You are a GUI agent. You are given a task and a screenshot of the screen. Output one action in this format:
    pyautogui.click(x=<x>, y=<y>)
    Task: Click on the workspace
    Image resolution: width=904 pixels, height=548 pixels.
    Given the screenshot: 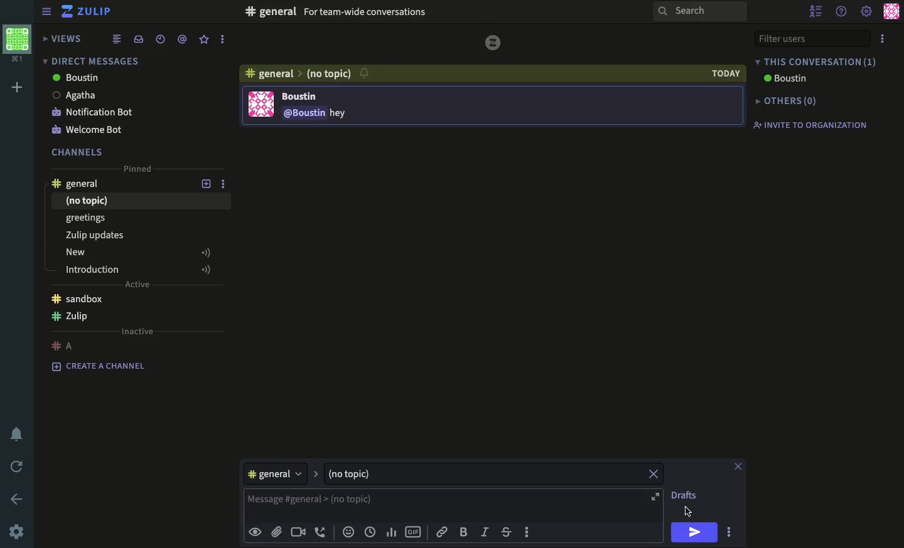 What is the action you would take?
    pyautogui.click(x=19, y=43)
    